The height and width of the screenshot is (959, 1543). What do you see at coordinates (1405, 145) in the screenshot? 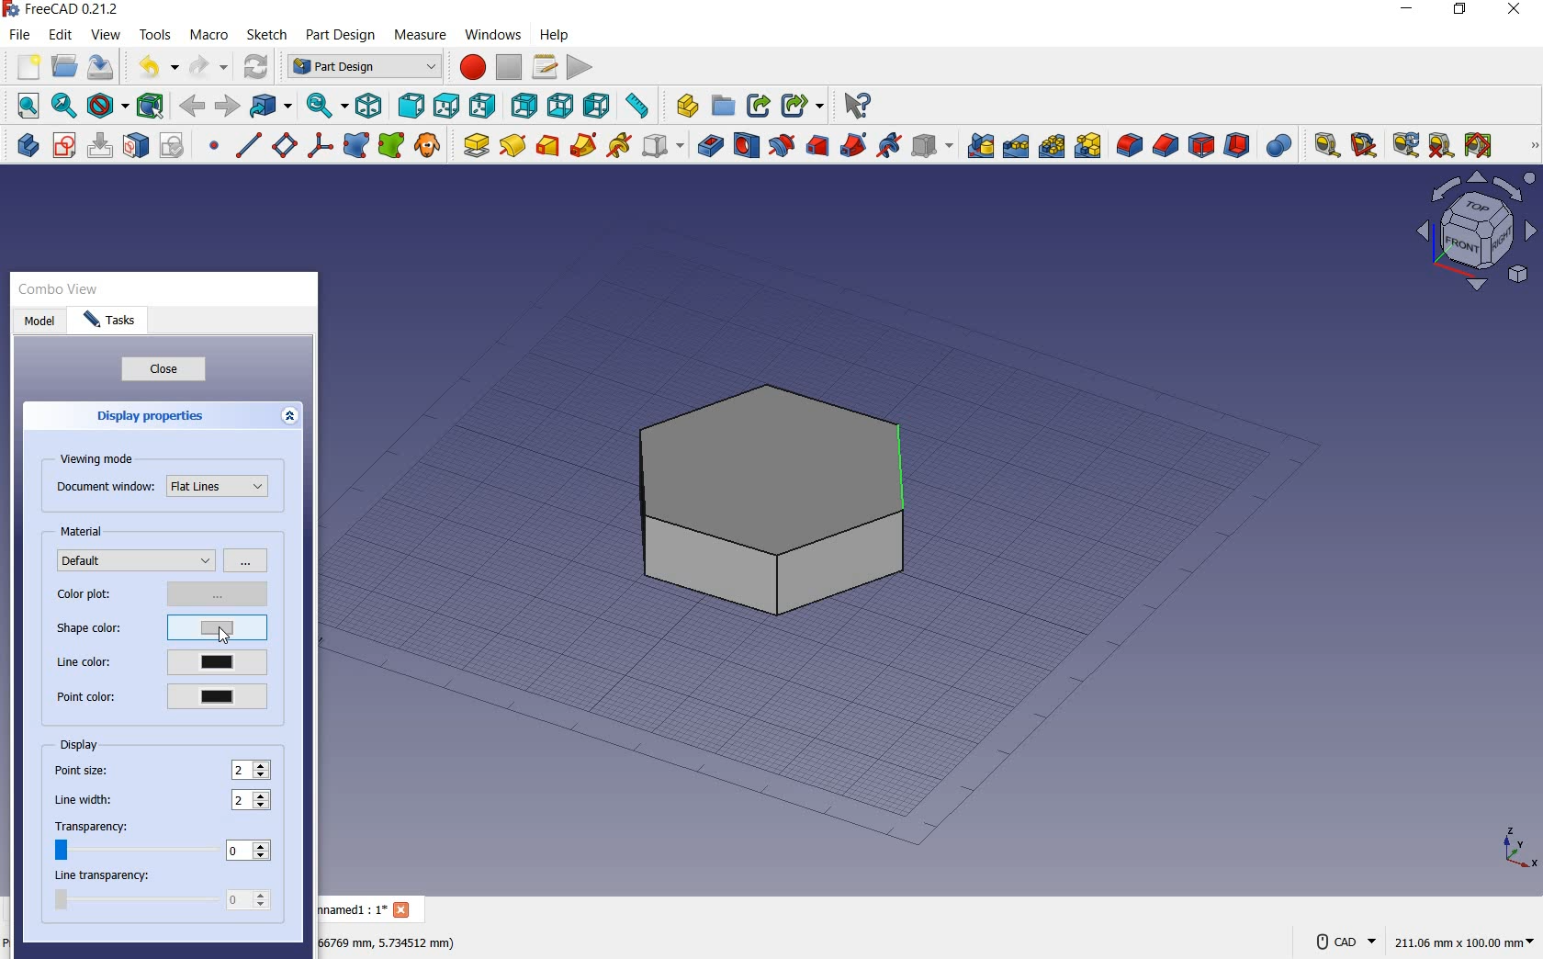
I see `refresh` at bounding box center [1405, 145].